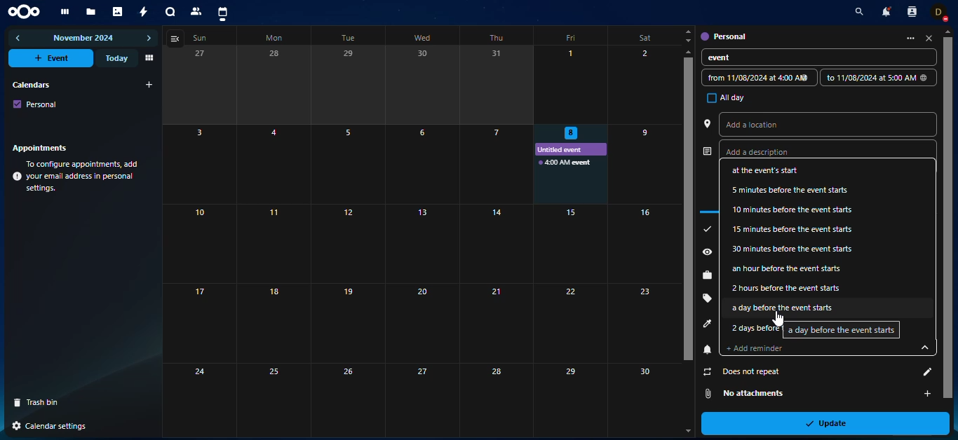 This screenshot has width=958, height=440. Describe the element at coordinates (36, 104) in the screenshot. I see `personal` at that location.